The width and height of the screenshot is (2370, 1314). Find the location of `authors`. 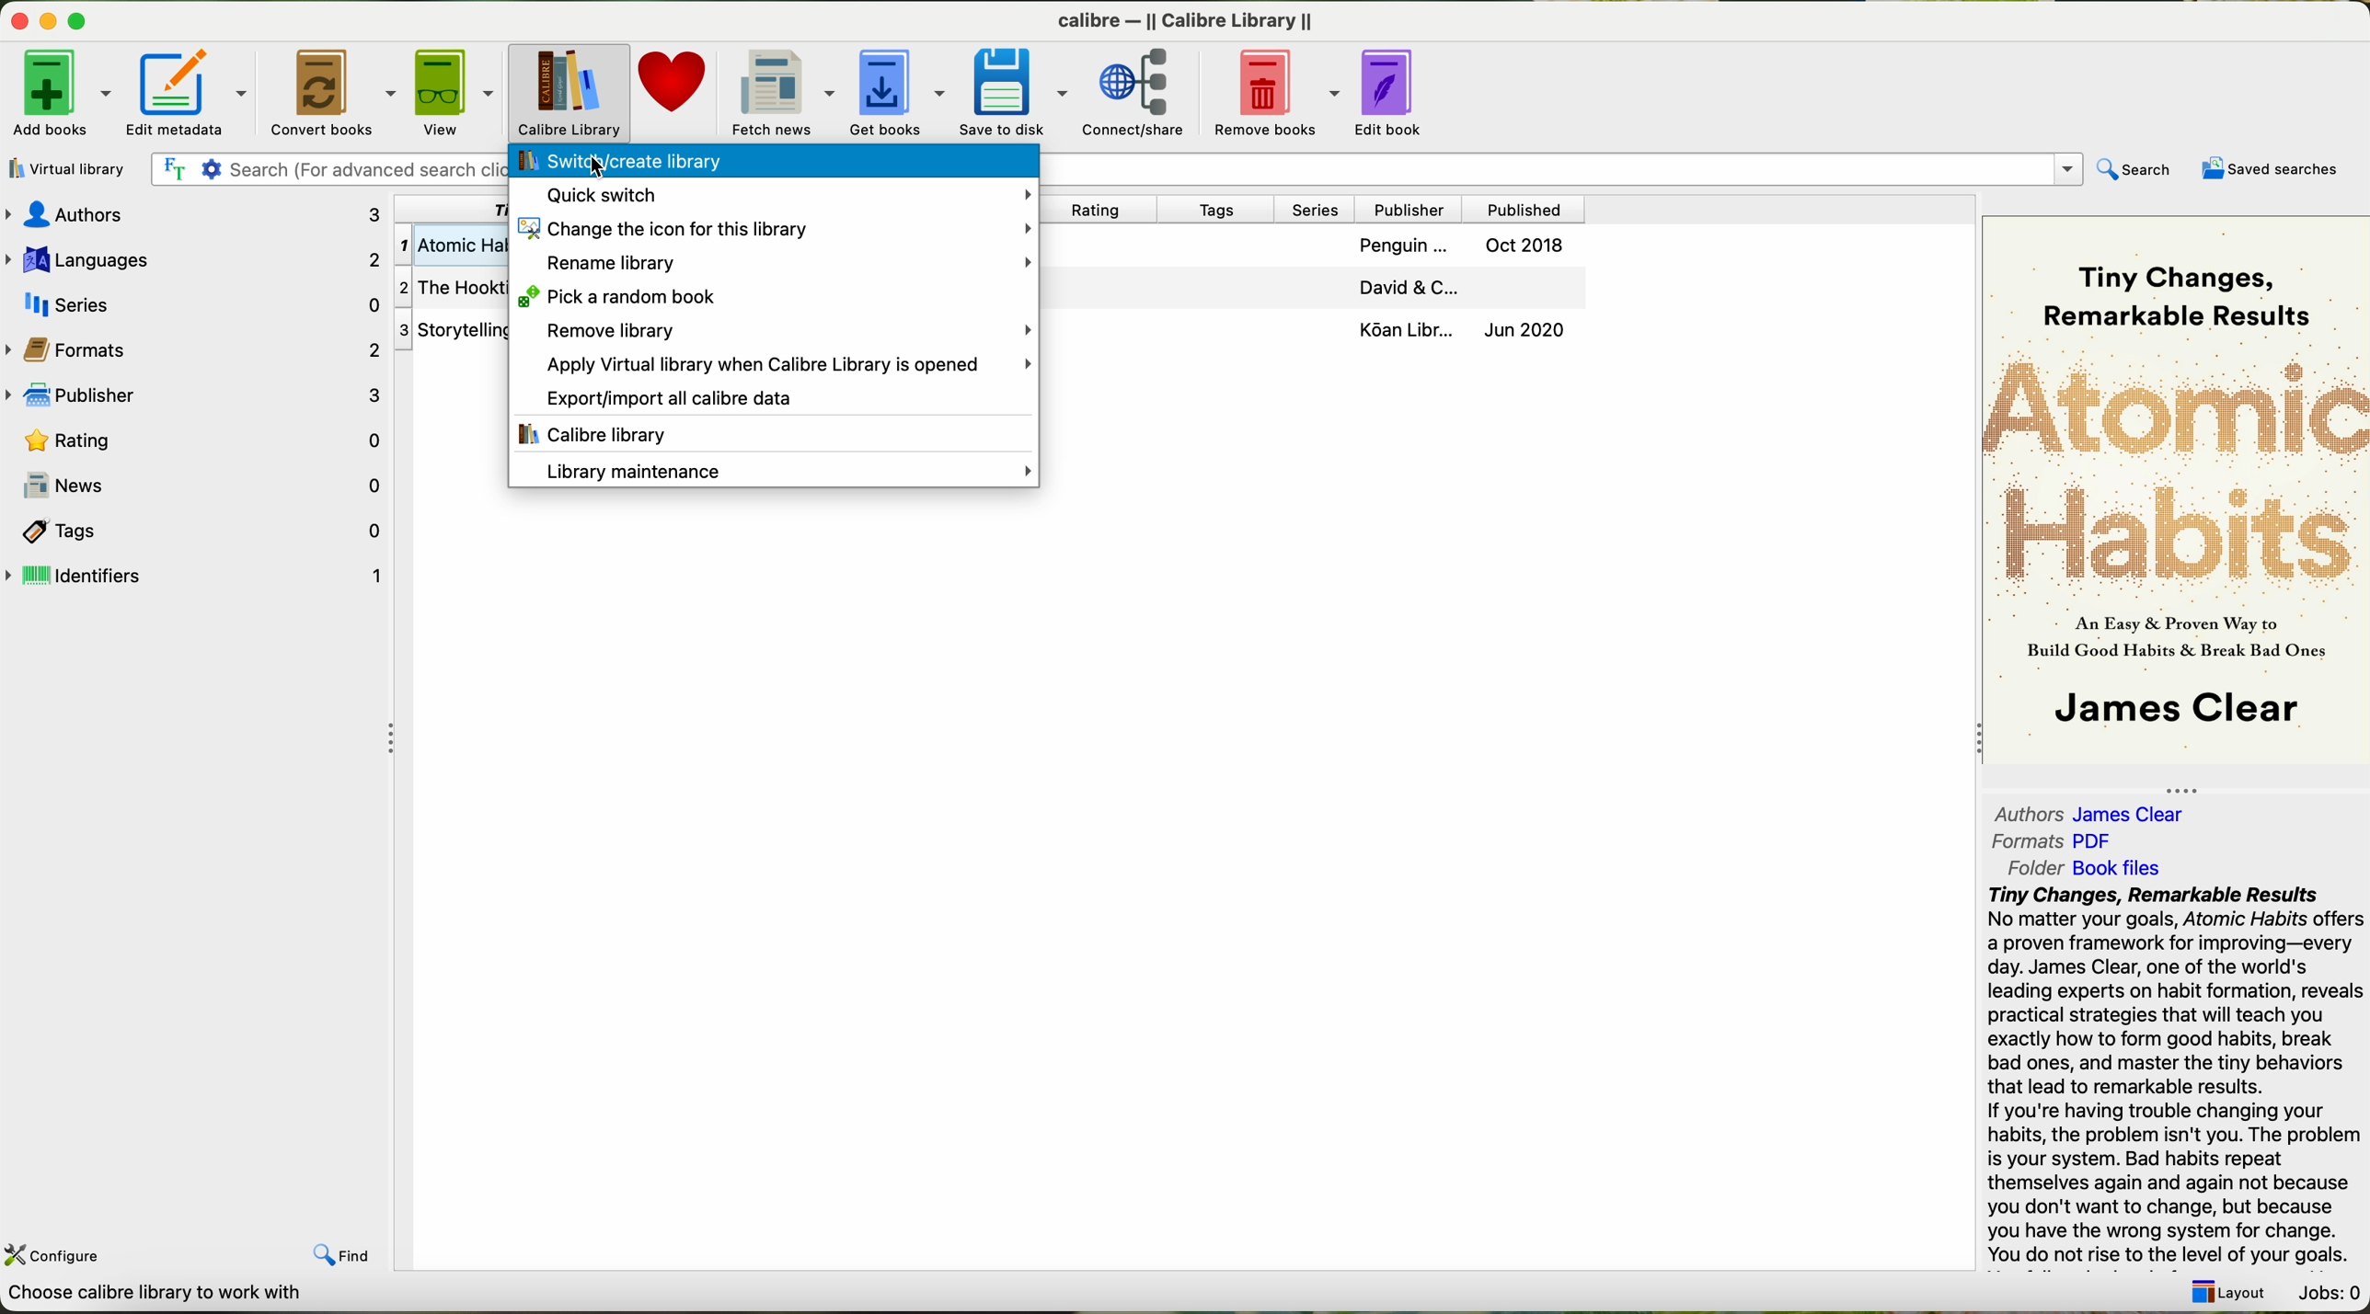

authors is located at coordinates (192, 212).